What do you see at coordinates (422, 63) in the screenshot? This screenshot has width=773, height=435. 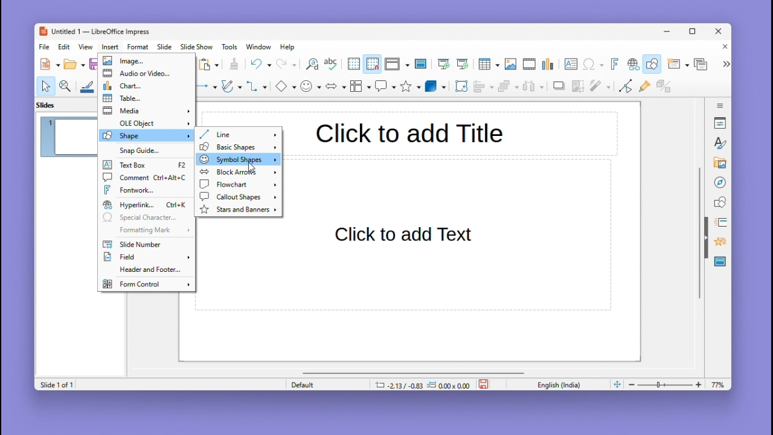 I see `Master slide` at bounding box center [422, 63].